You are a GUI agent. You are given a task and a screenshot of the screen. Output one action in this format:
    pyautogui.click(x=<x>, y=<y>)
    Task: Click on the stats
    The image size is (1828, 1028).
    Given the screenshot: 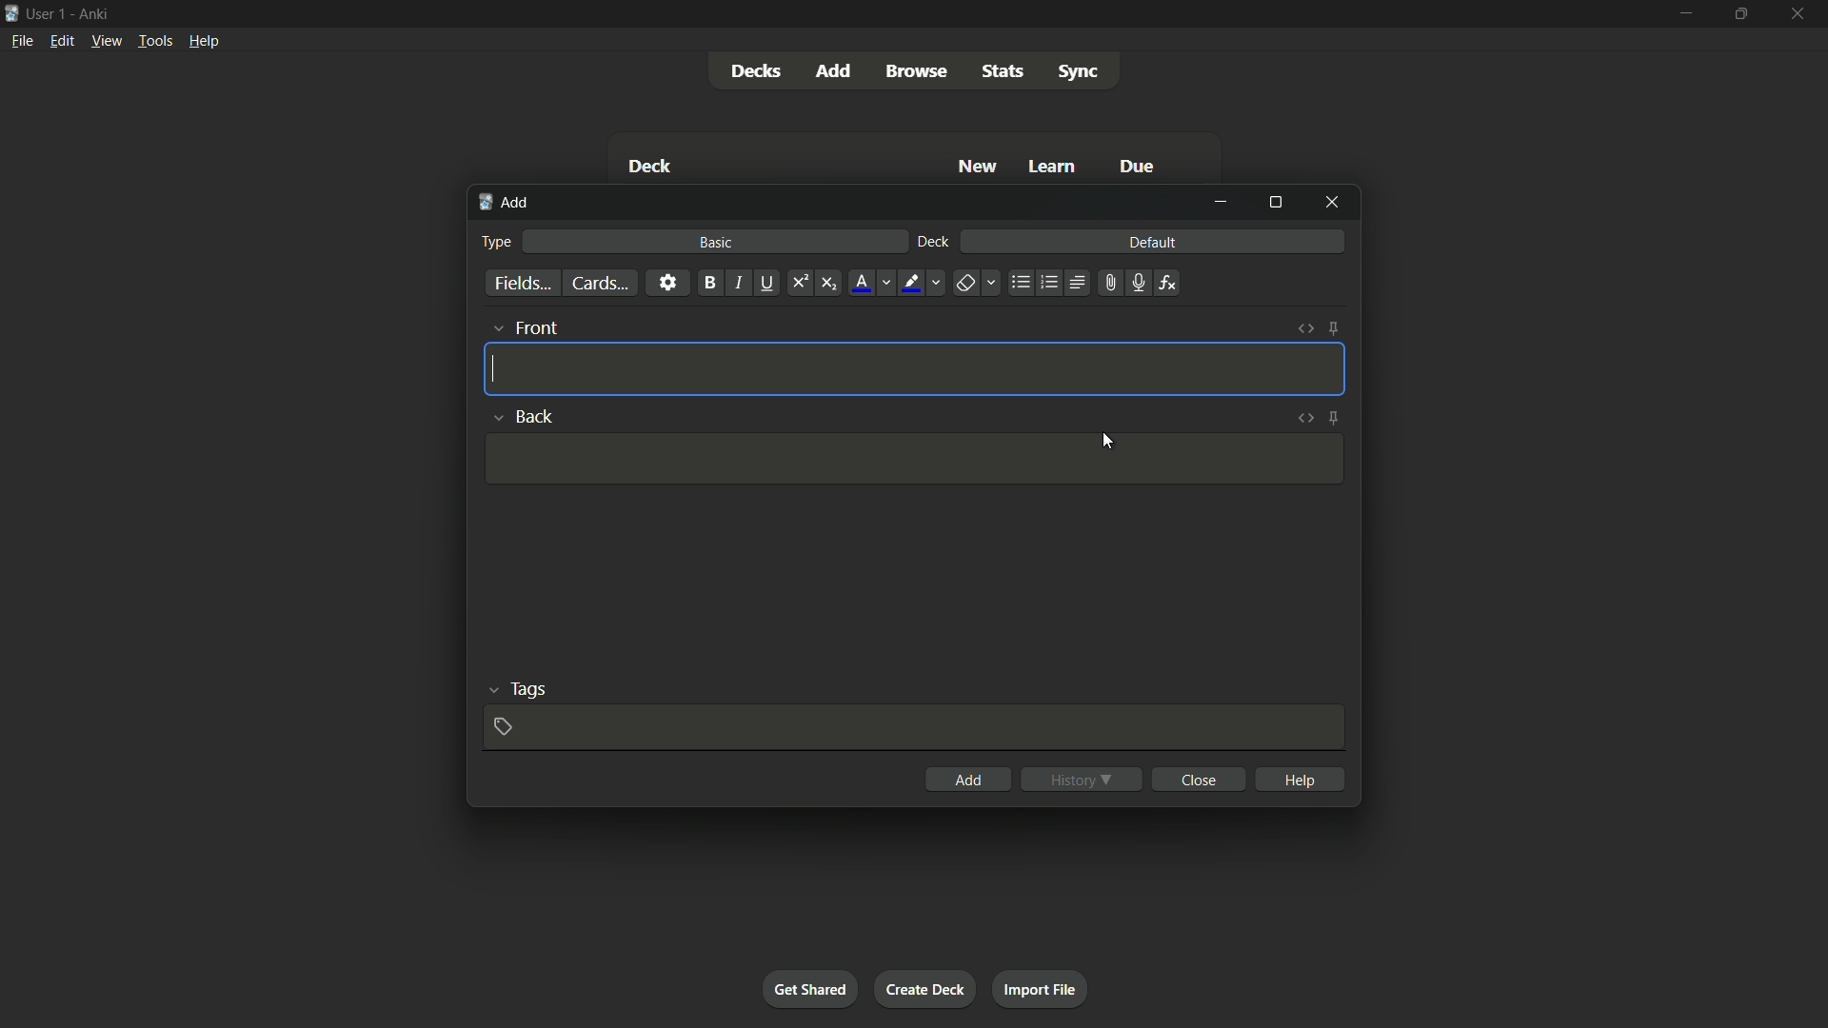 What is the action you would take?
    pyautogui.click(x=1002, y=70)
    